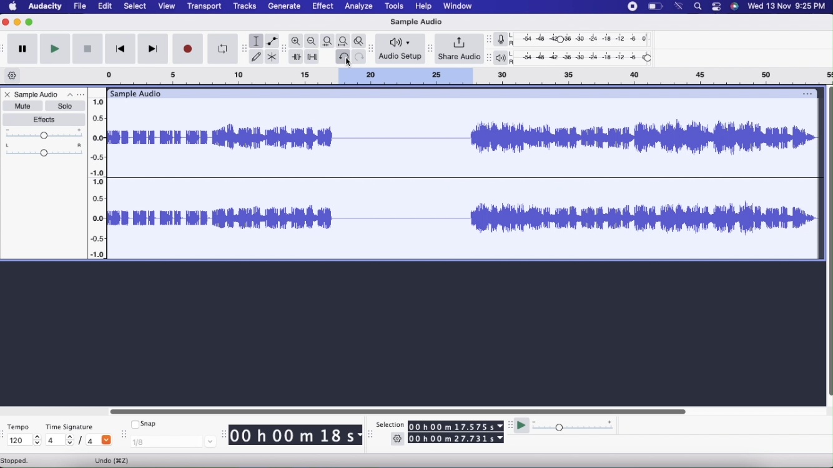 Image resolution: width=833 pixels, height=468 pixels. I want to click on Gain slider, so click(43, 134).